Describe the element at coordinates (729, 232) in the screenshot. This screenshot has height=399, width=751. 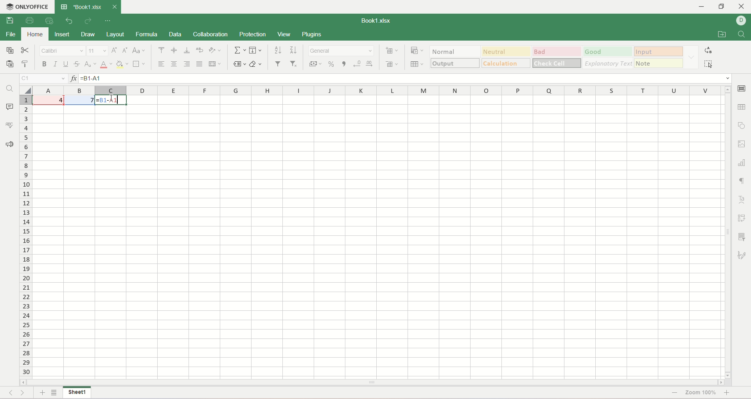
I see `vertical scroll settings` at that location.